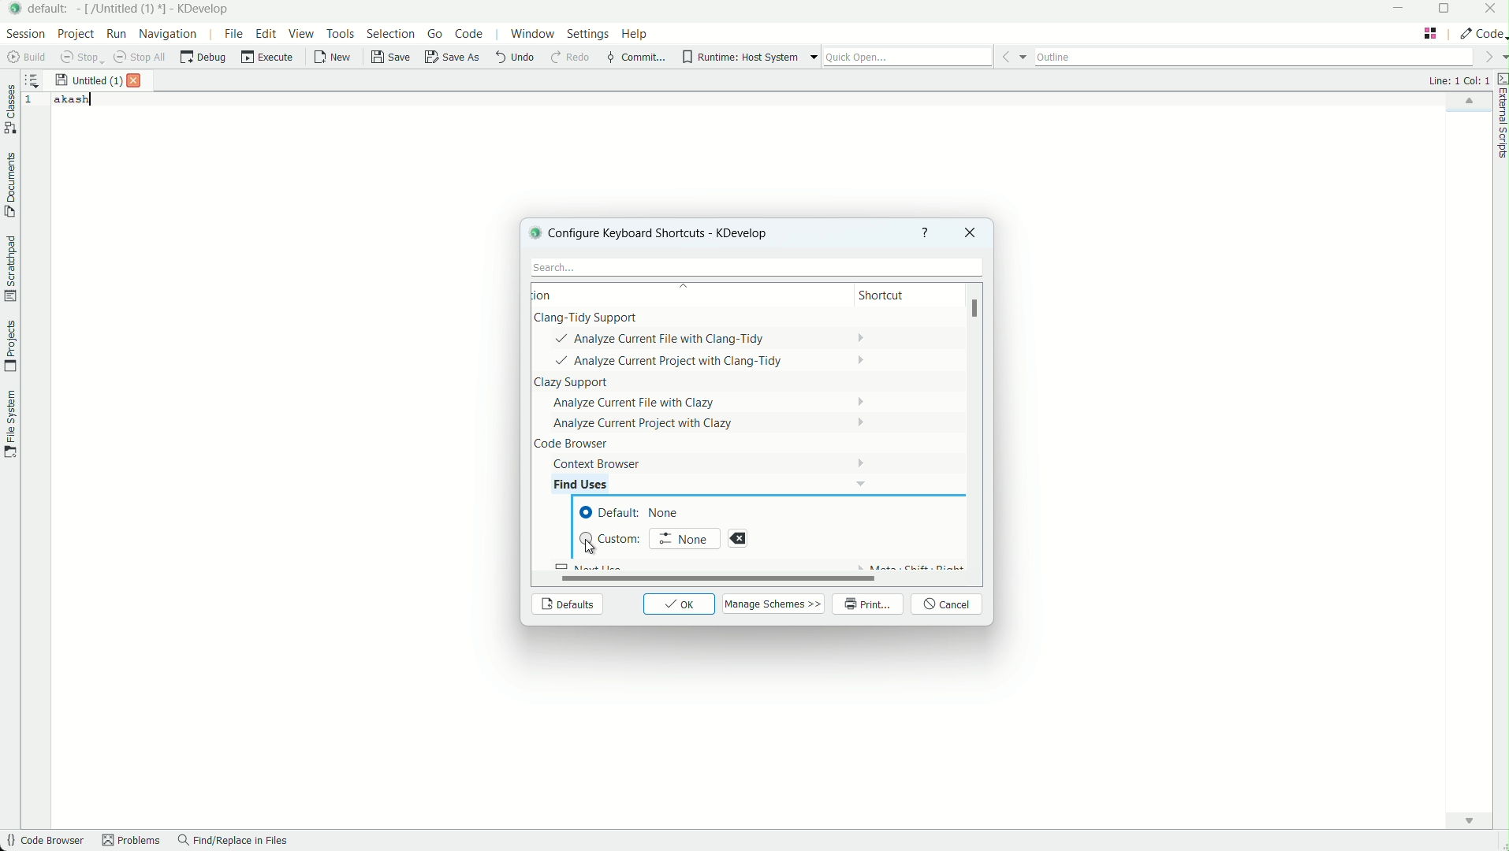 Image resolution: width=1509 pixels, height=851 pixels. I want to click on default, so click(51, 8).